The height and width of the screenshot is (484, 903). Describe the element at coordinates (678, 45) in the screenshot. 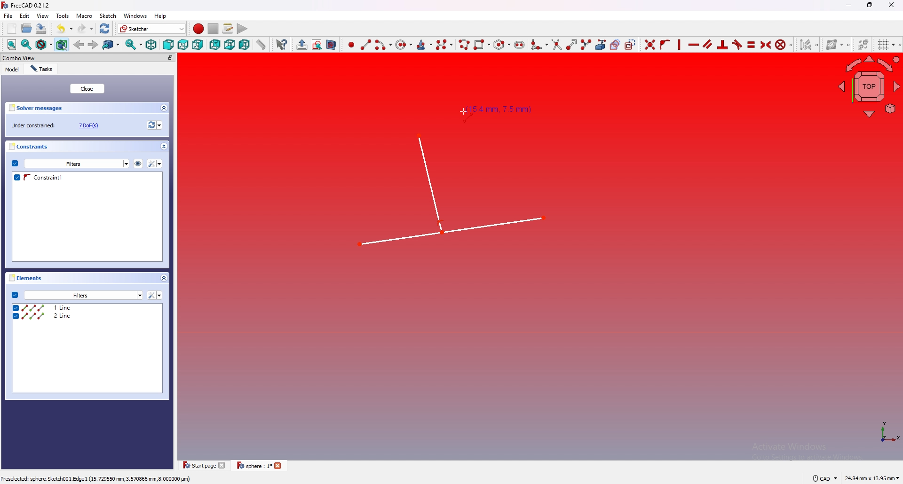

I see `Constrain vertically` at that location.